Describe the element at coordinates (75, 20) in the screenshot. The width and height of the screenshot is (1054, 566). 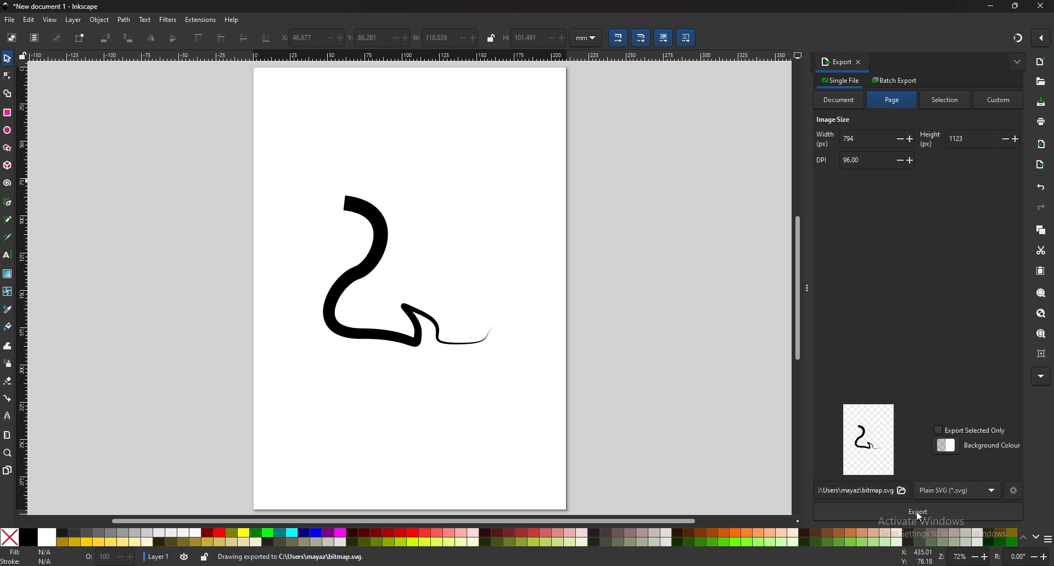
I see `layer` at that location.